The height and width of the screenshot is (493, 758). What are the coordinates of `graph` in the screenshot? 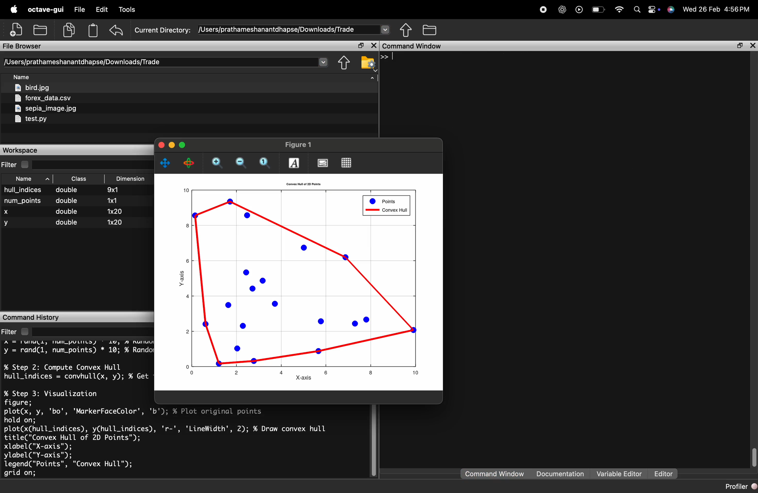 It's located at (300, 282).